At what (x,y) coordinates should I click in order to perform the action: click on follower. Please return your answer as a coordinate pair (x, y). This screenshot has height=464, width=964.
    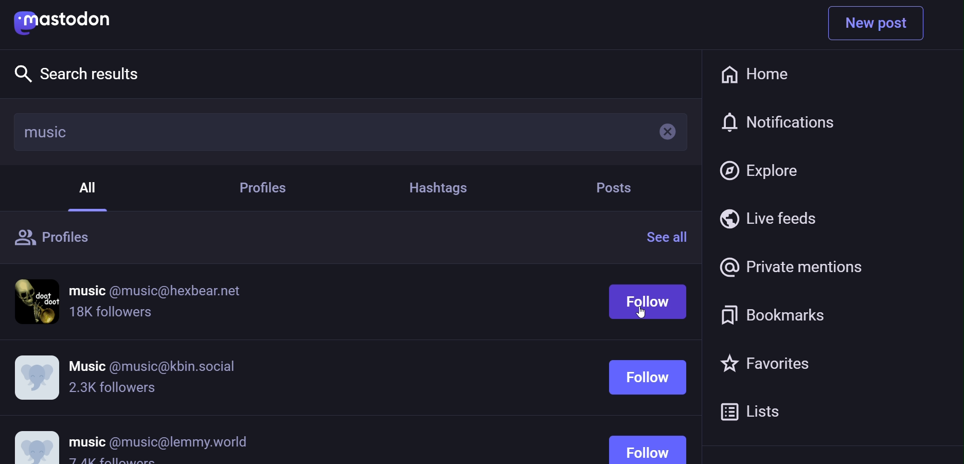
    Looking at the image, I should click on (113, 461).